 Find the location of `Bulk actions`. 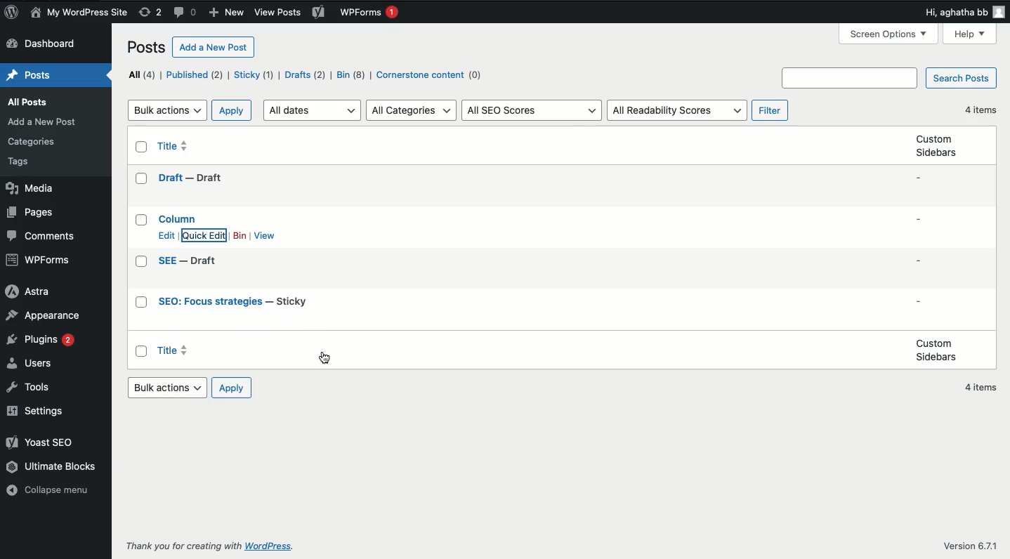

Bulk actions is located at coordinates (167, 110).